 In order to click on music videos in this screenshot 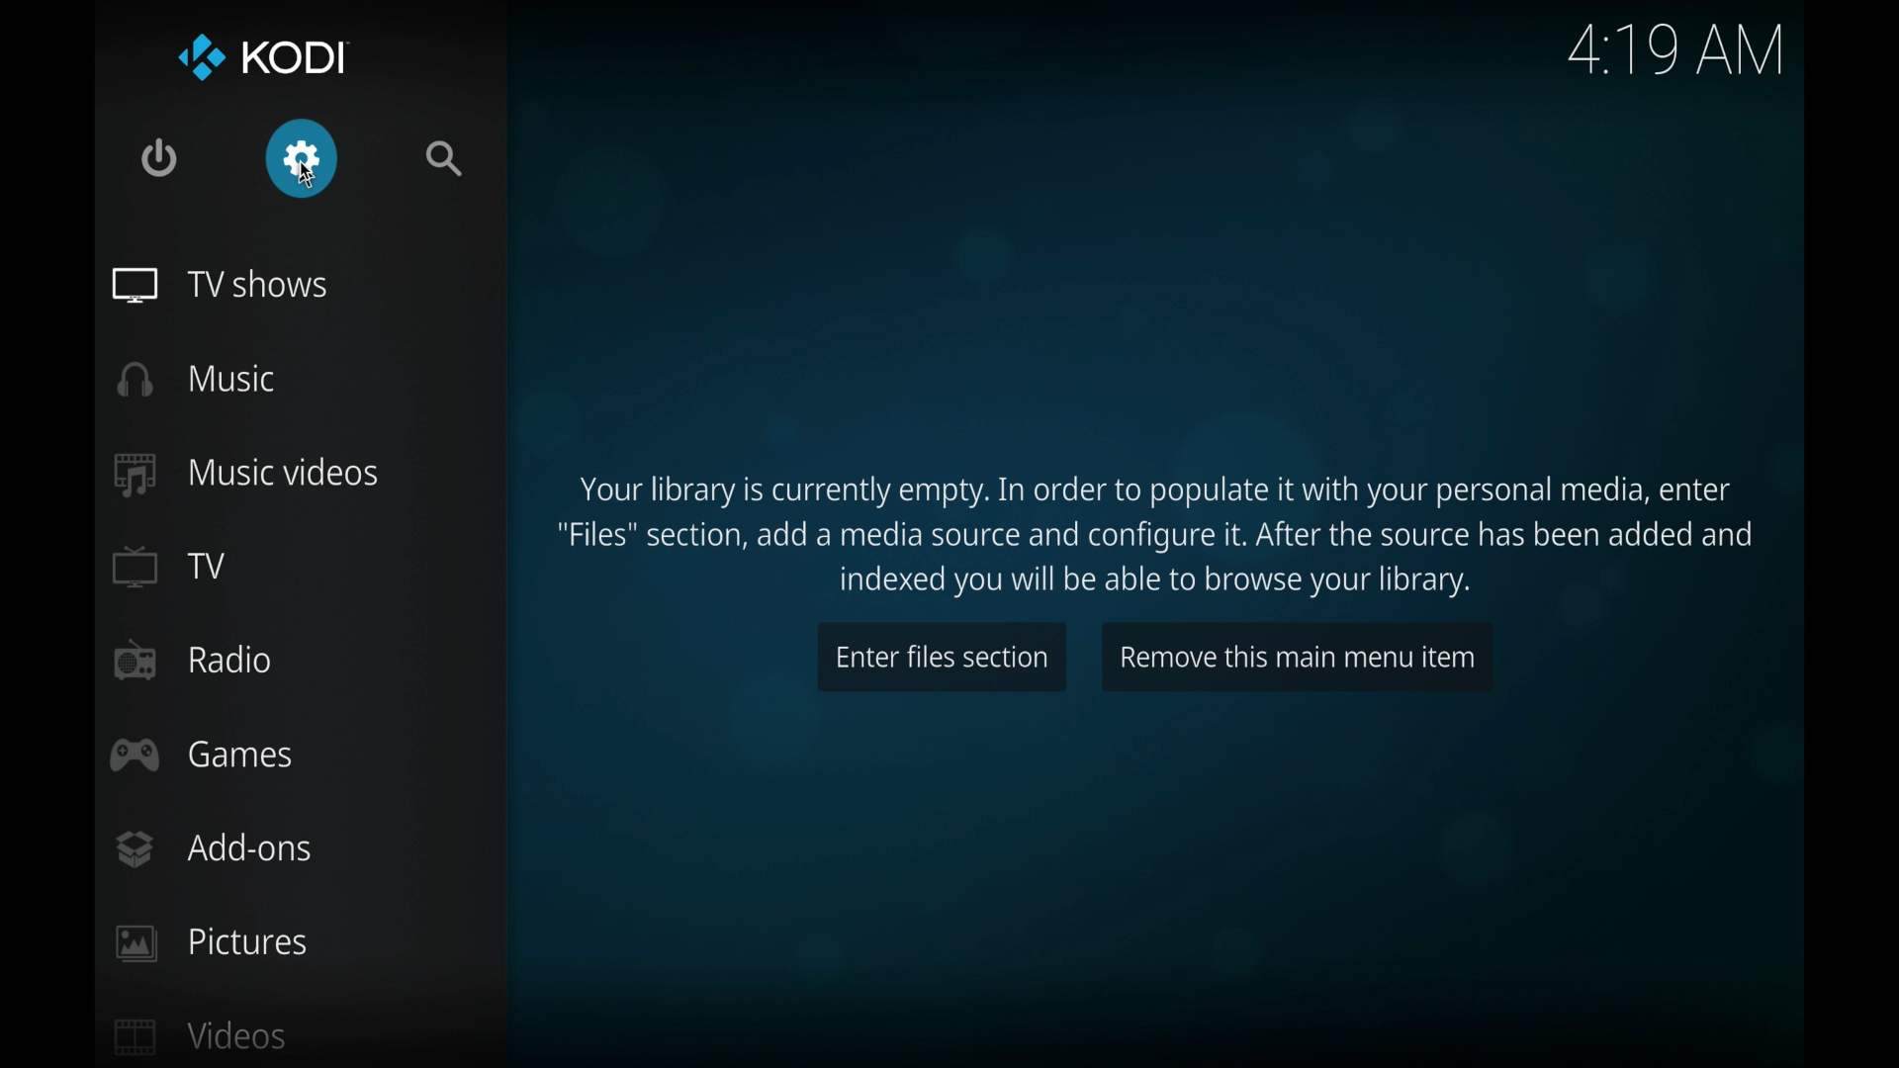, I will do `click(245, 474)`.